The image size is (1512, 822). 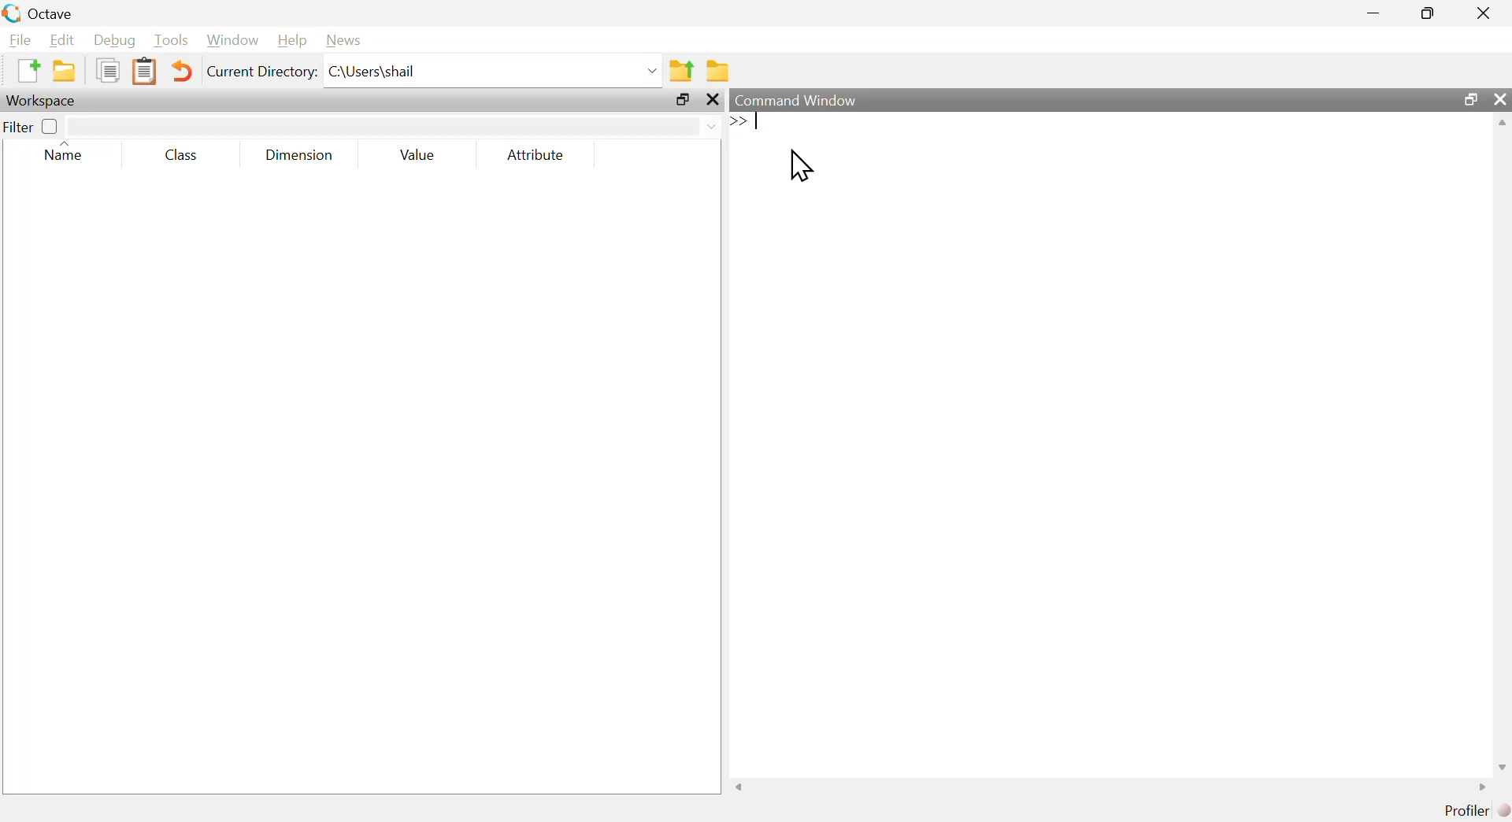 I want to click on close, so click(x=1503, y=98).